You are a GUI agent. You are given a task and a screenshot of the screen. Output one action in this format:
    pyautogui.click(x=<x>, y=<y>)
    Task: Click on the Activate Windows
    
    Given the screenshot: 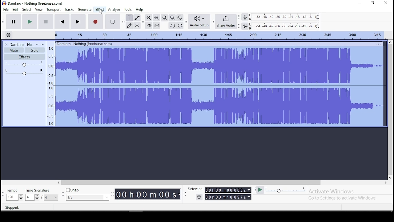 What is the action you would take?
    pyautogui.click(x=332, y=191)
    